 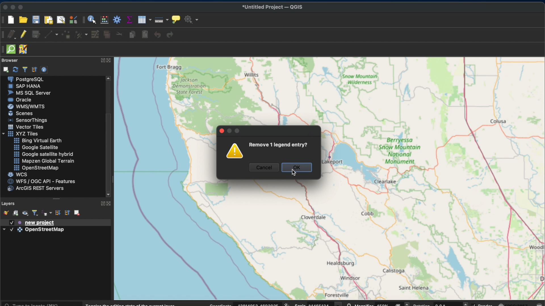 What do you see at coordinates (72, 20) in the screenshot?
I see `style manager` at bounding box center [72, 20].